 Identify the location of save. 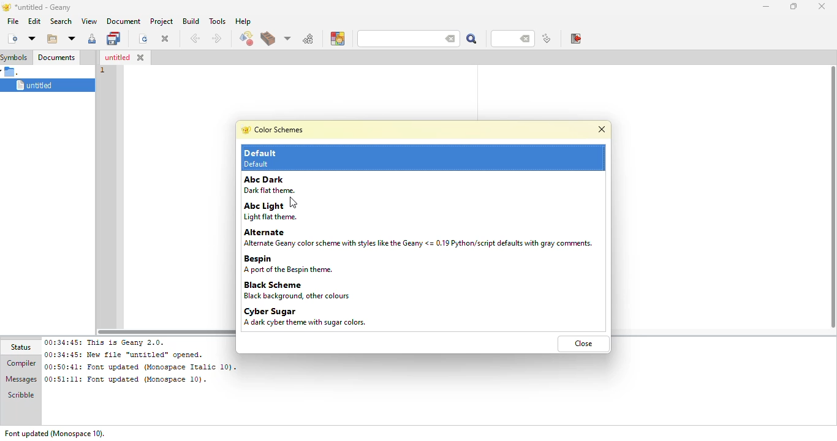
(91, 40).